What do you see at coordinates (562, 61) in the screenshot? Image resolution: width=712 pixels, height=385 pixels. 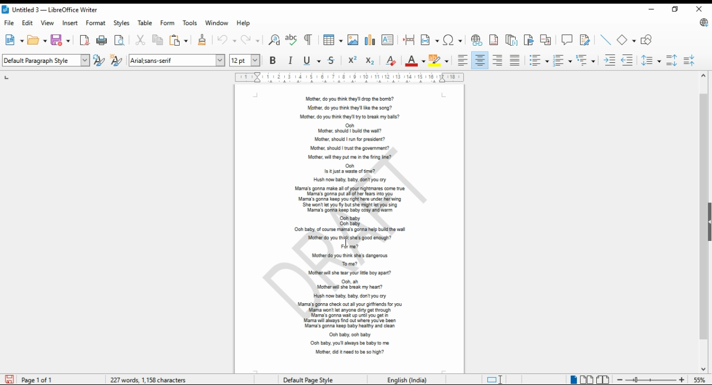 I see `toggle ordered list` at bounding box center [562, 61].